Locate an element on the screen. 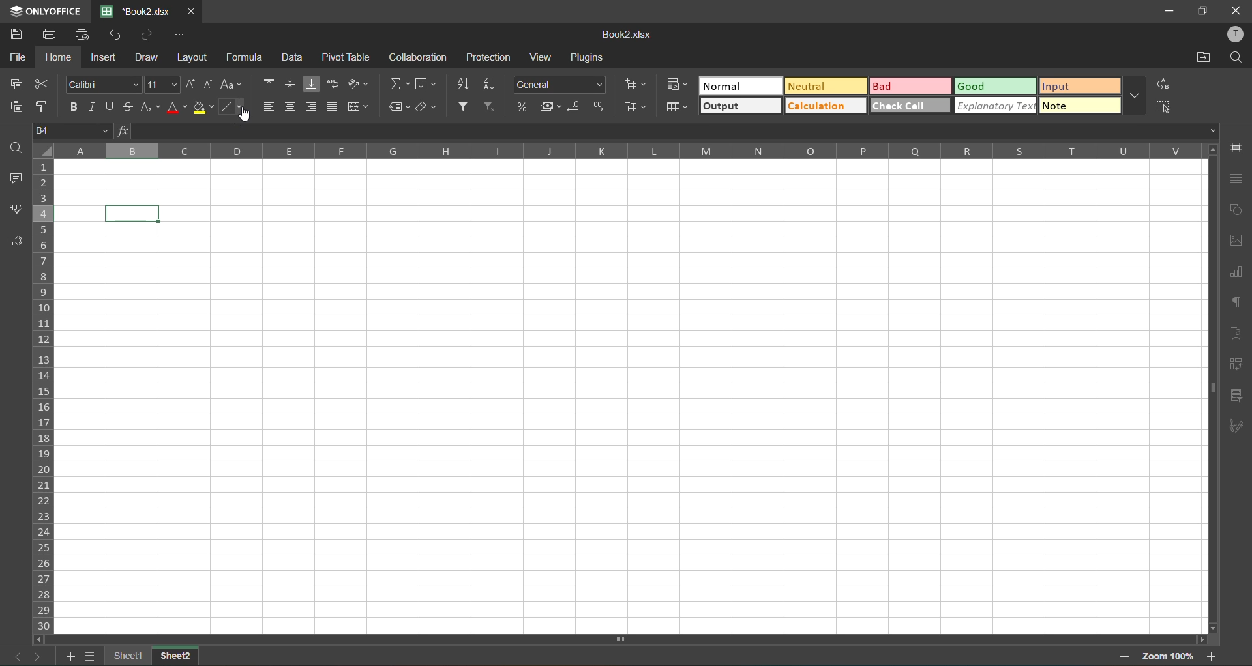 The height and width of the screenshot is (666, 1252). font size is located at coordinates (160, 85).